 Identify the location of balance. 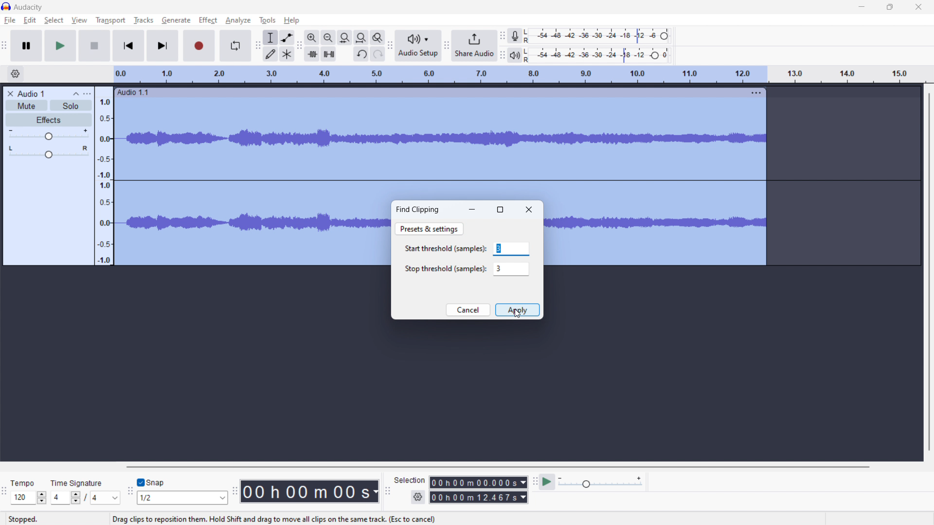
(48, 153).